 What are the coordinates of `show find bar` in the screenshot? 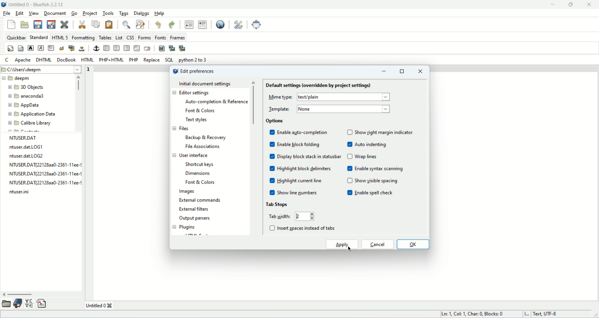 It's located at (126, 24).